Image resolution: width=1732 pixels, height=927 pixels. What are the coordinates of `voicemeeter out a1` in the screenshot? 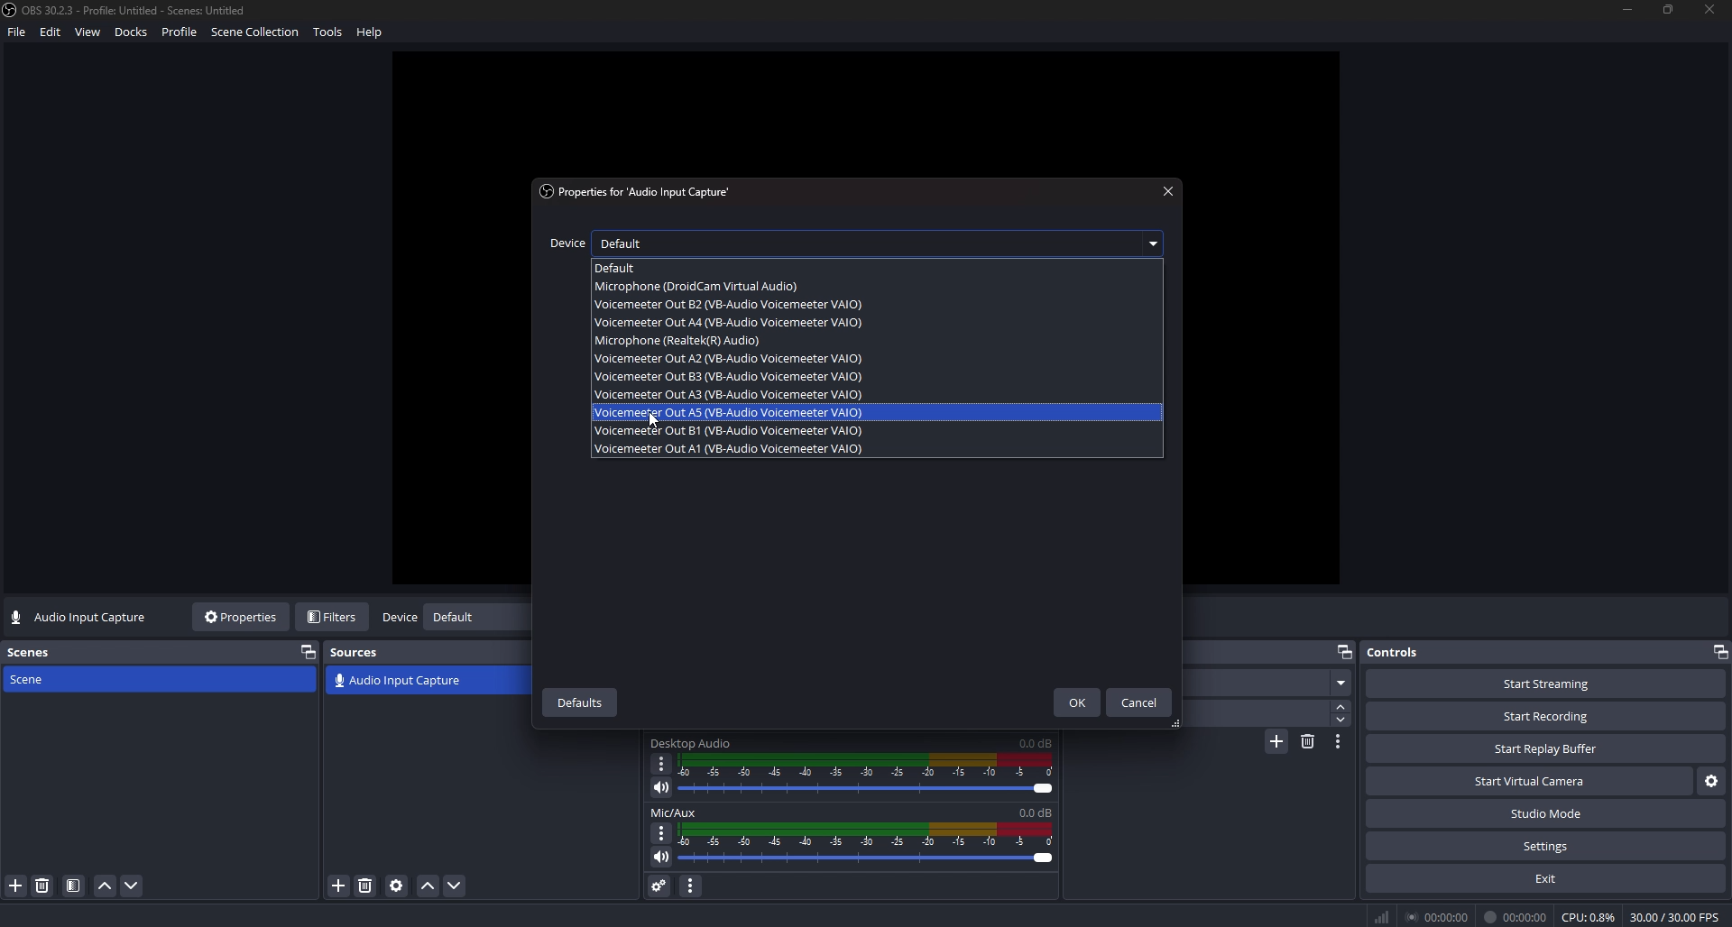 It's located at (731, 448).